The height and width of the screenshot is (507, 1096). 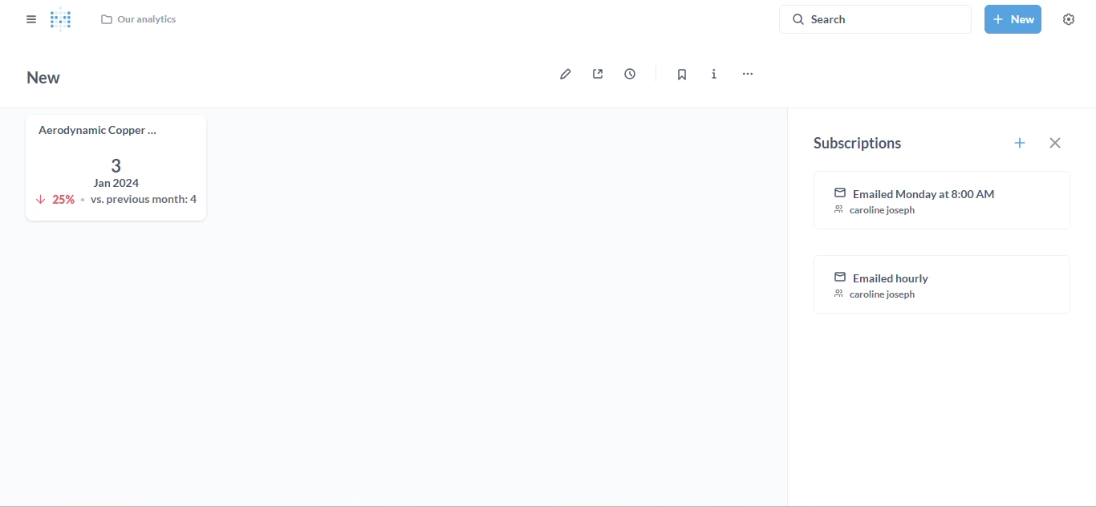 What do you see at coordinates (562, 74) in the screenshot?
I see `edit dashboard` at bounding box center [562, 74].